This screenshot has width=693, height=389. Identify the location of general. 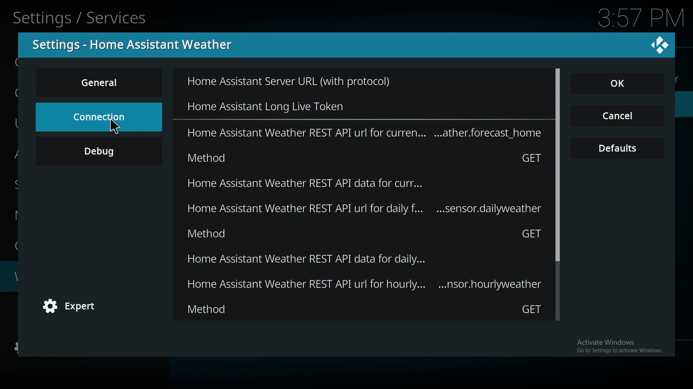
(100, 82).